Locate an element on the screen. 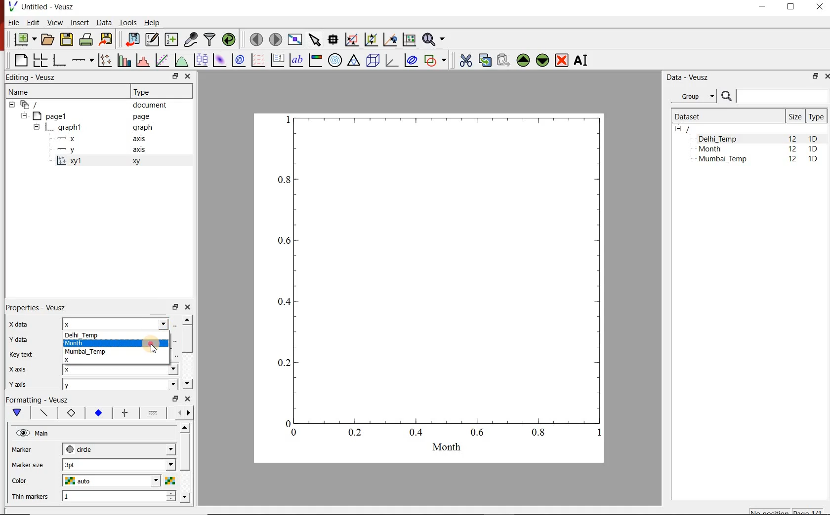 This screenshot has width=830, height=515. Untitled-Veusz is located at coordinates (44, 6).